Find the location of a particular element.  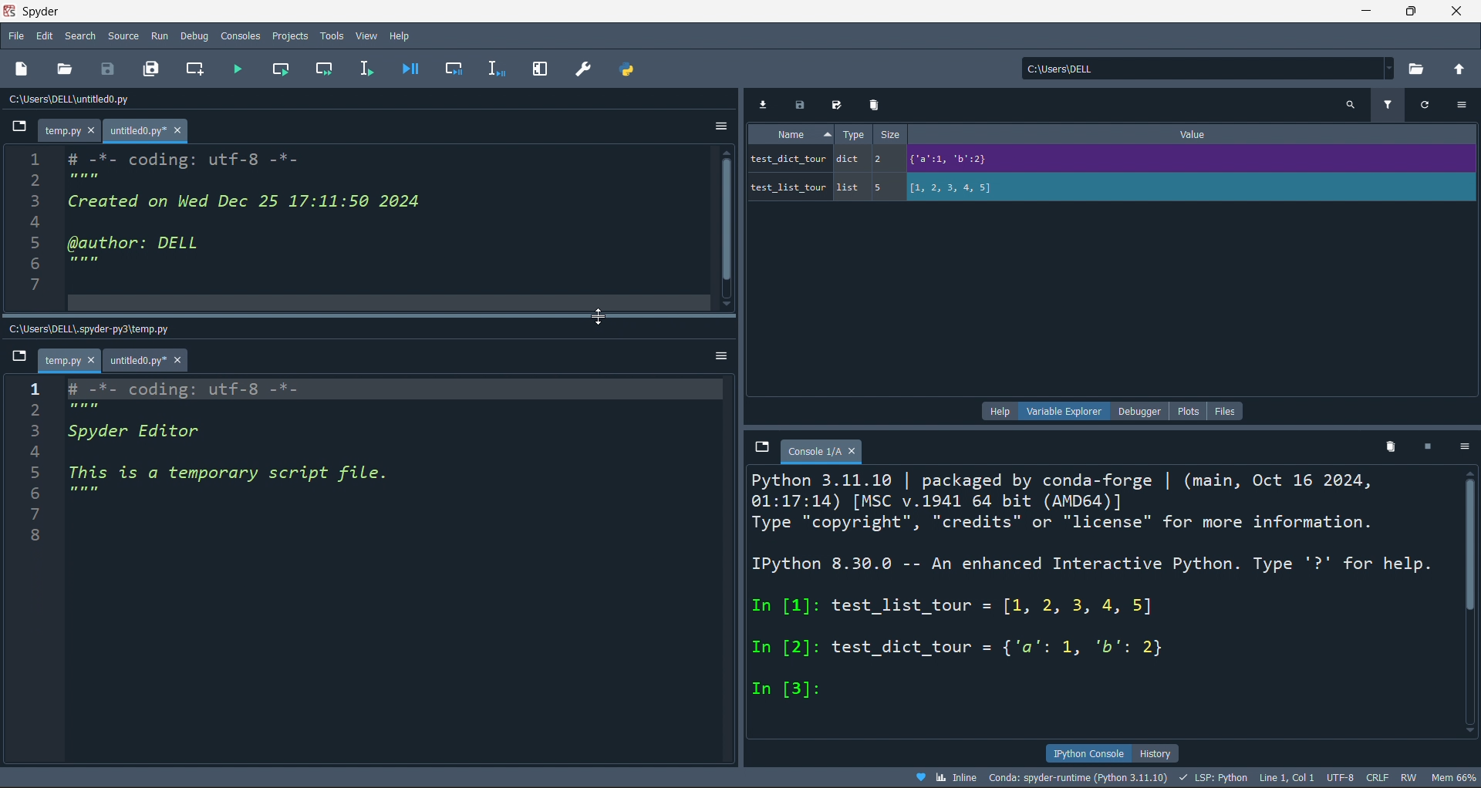

browse tabs is located at coordinates (19, 128).